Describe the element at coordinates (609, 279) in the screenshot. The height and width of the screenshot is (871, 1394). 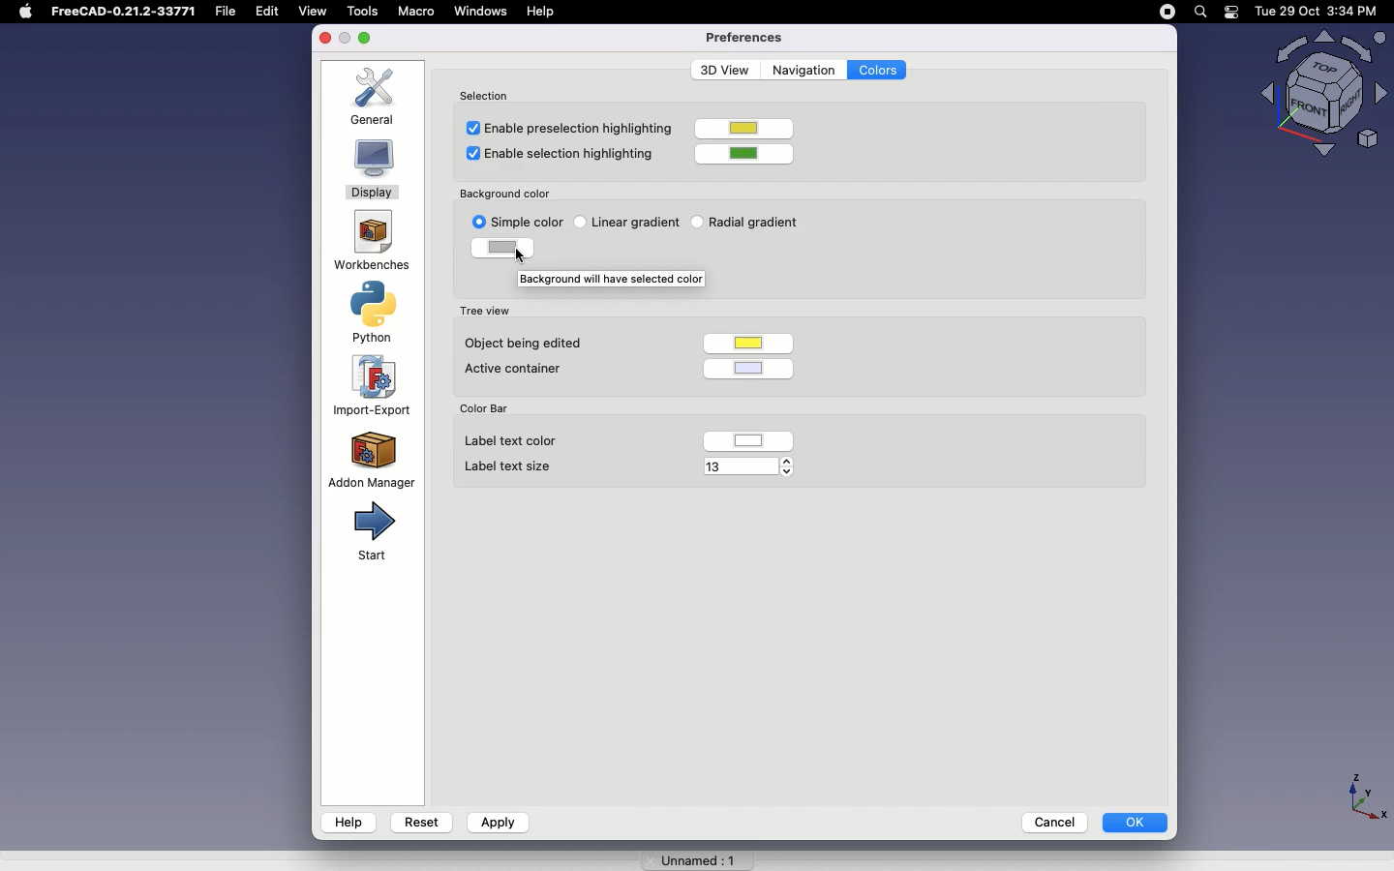
I see `Background will have selected color` at that location.